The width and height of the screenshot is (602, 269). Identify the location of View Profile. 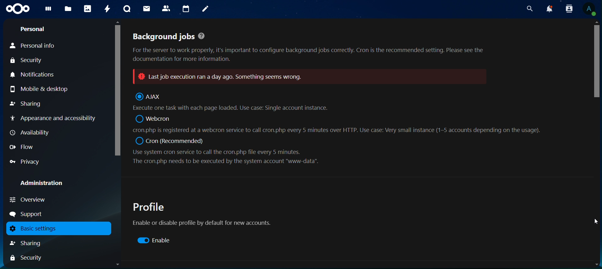
(590, 10).